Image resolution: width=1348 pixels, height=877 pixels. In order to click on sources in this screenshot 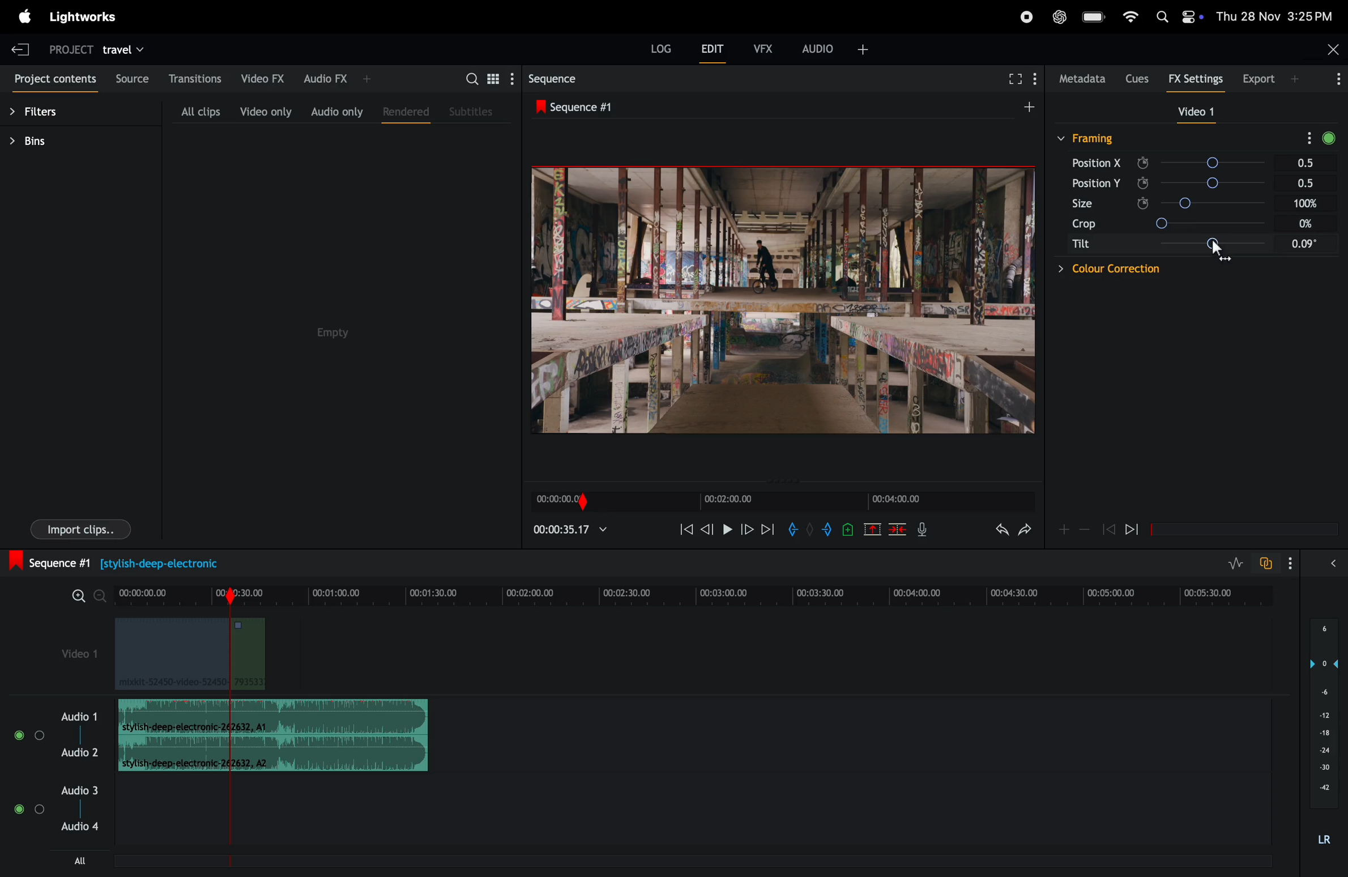, I will do `click(134, 79)`.